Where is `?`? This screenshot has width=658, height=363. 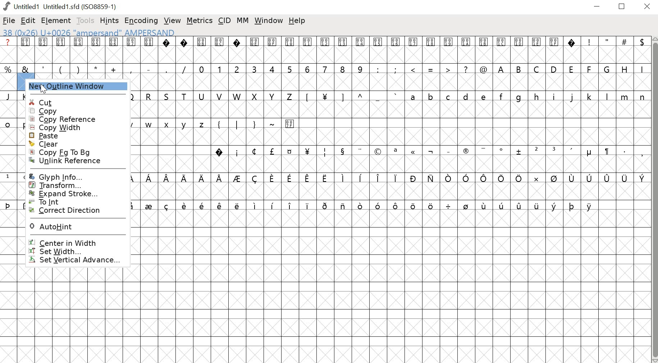
? is located at coordinates (184, 50).